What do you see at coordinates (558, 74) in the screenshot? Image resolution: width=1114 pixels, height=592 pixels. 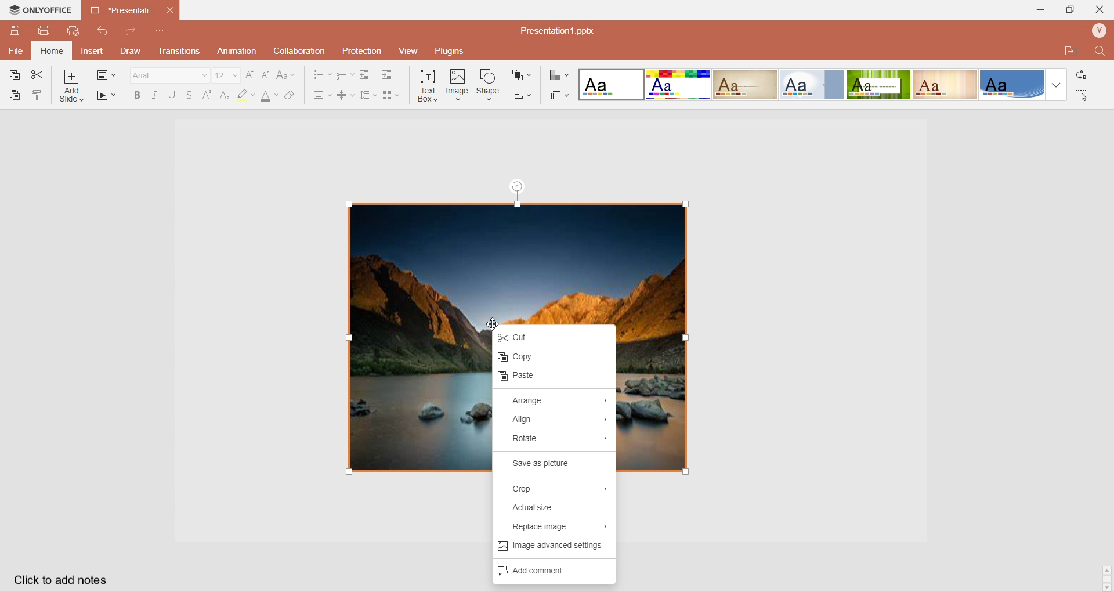 I see `Change Color Theme` at bounding box center [558, 74].